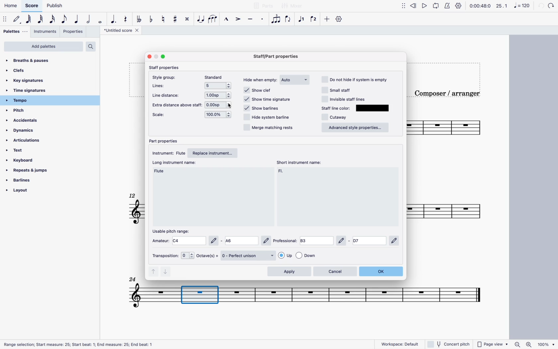 Image resolution: width=558 pixels, height=349 pixels. I want to click on score, so click(365, 296).